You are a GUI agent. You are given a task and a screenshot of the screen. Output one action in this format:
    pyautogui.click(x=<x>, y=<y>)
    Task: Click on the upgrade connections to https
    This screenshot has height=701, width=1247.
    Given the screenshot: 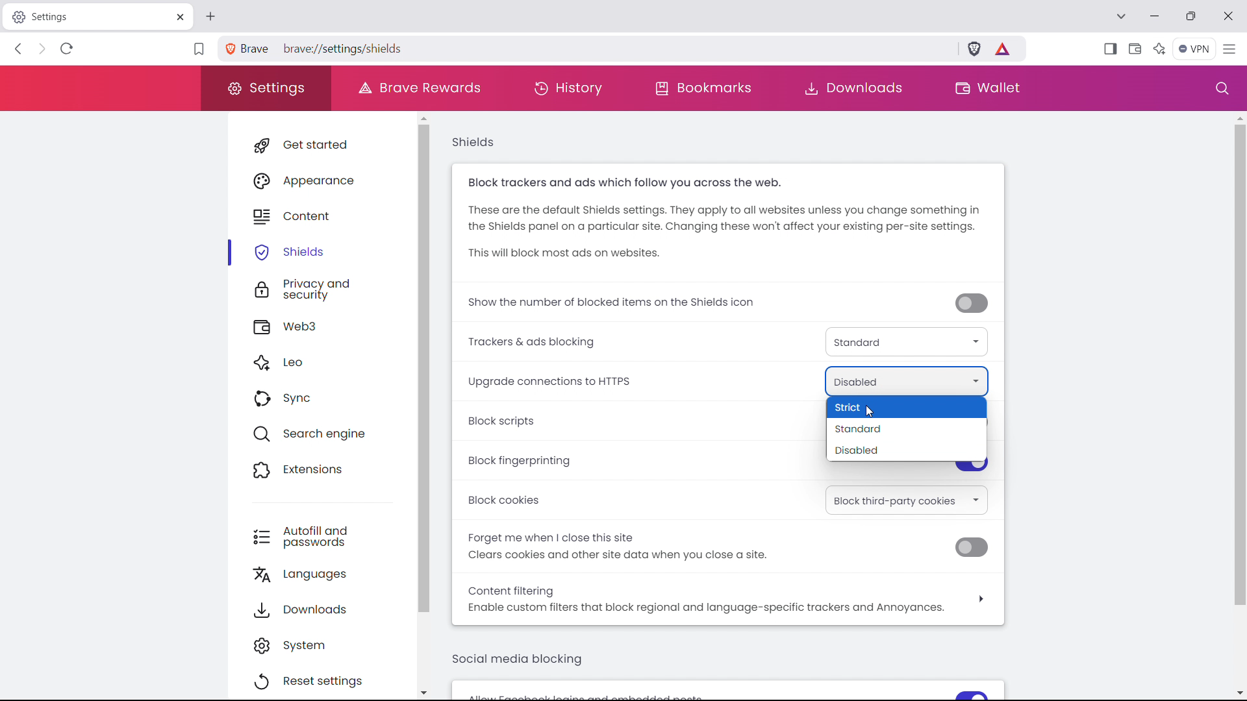 What is the action you would take?
    pyautogui.click(x=906, y=381)
    